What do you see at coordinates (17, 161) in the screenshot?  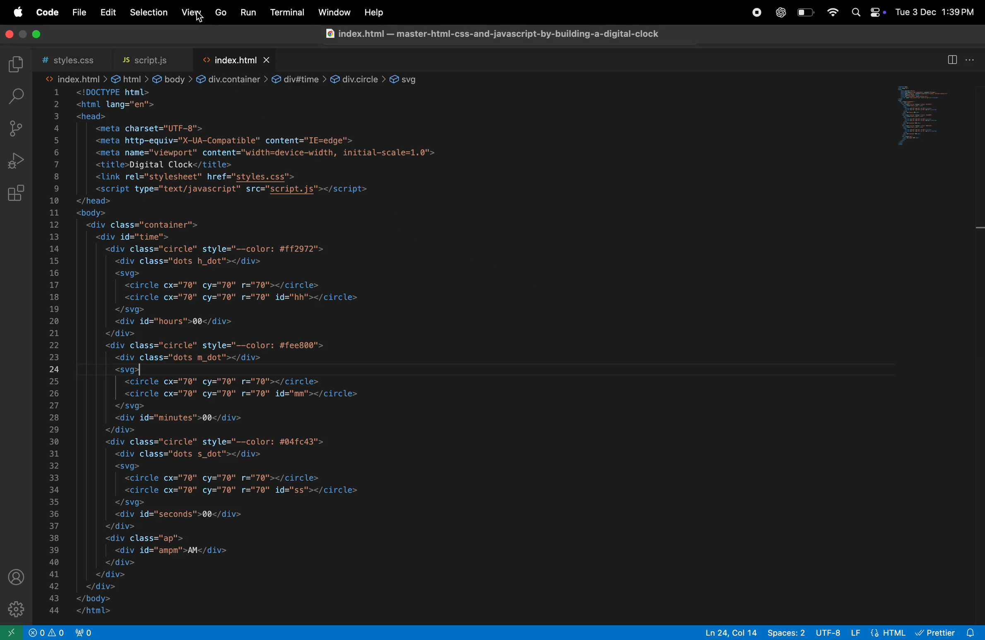 I see `run debug` at bounding box center [17, 161].